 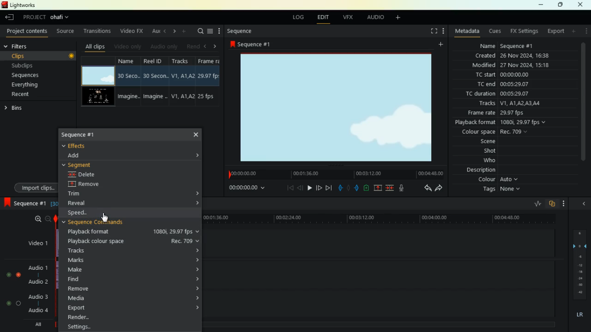 I want to click on video fx, so click(x=133, y=31).